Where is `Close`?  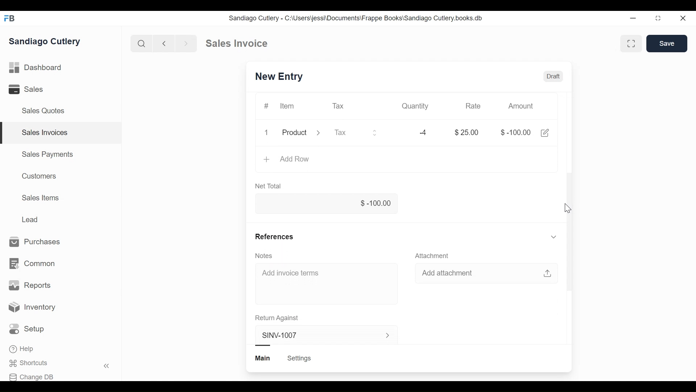 Close is located at coordinates (684, 19).